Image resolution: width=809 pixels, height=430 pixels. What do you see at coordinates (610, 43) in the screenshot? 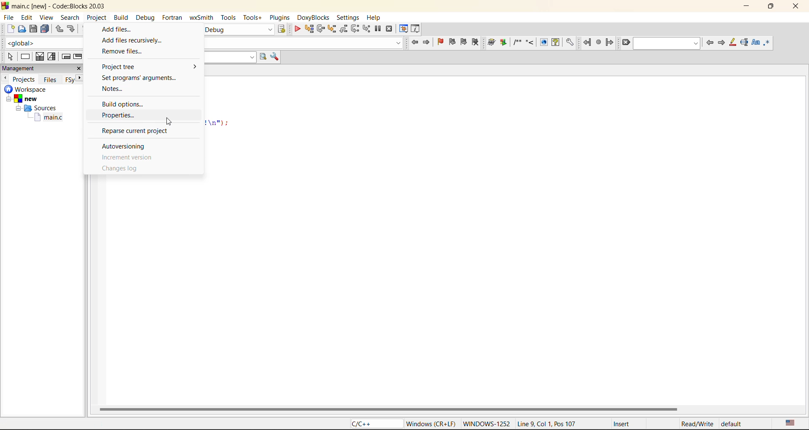
I see `jump forward` at bounding box center [610, 43].